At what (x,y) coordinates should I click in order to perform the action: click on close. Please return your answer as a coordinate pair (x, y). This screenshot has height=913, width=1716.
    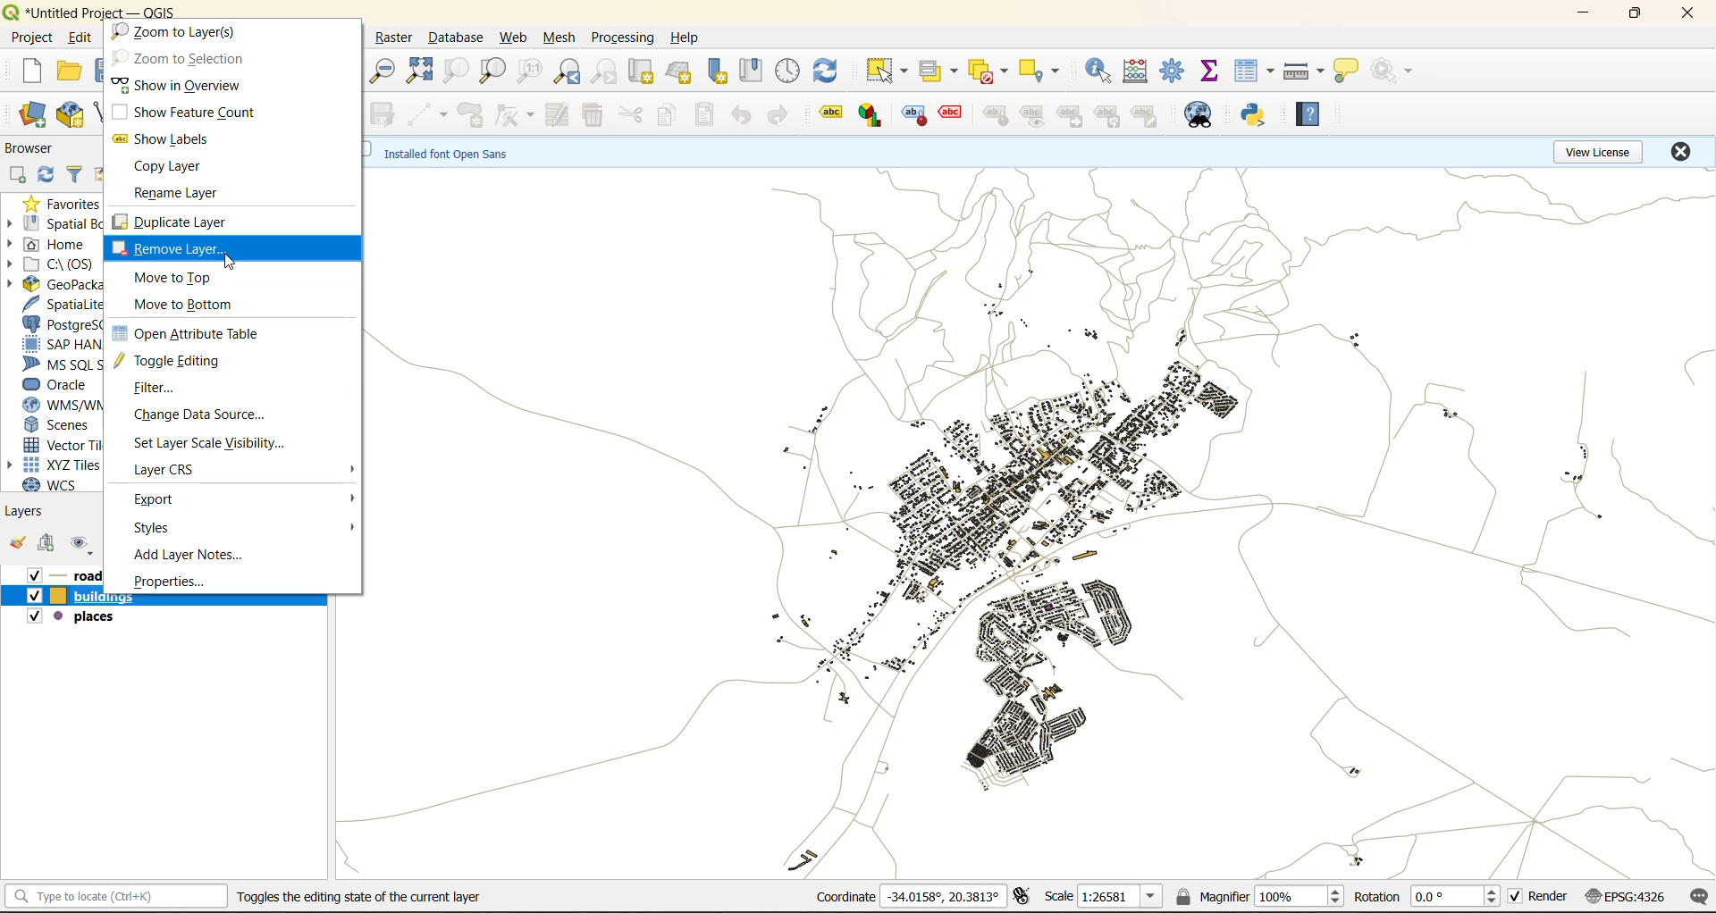
    Looking at the image, I should click on (1688, 13).